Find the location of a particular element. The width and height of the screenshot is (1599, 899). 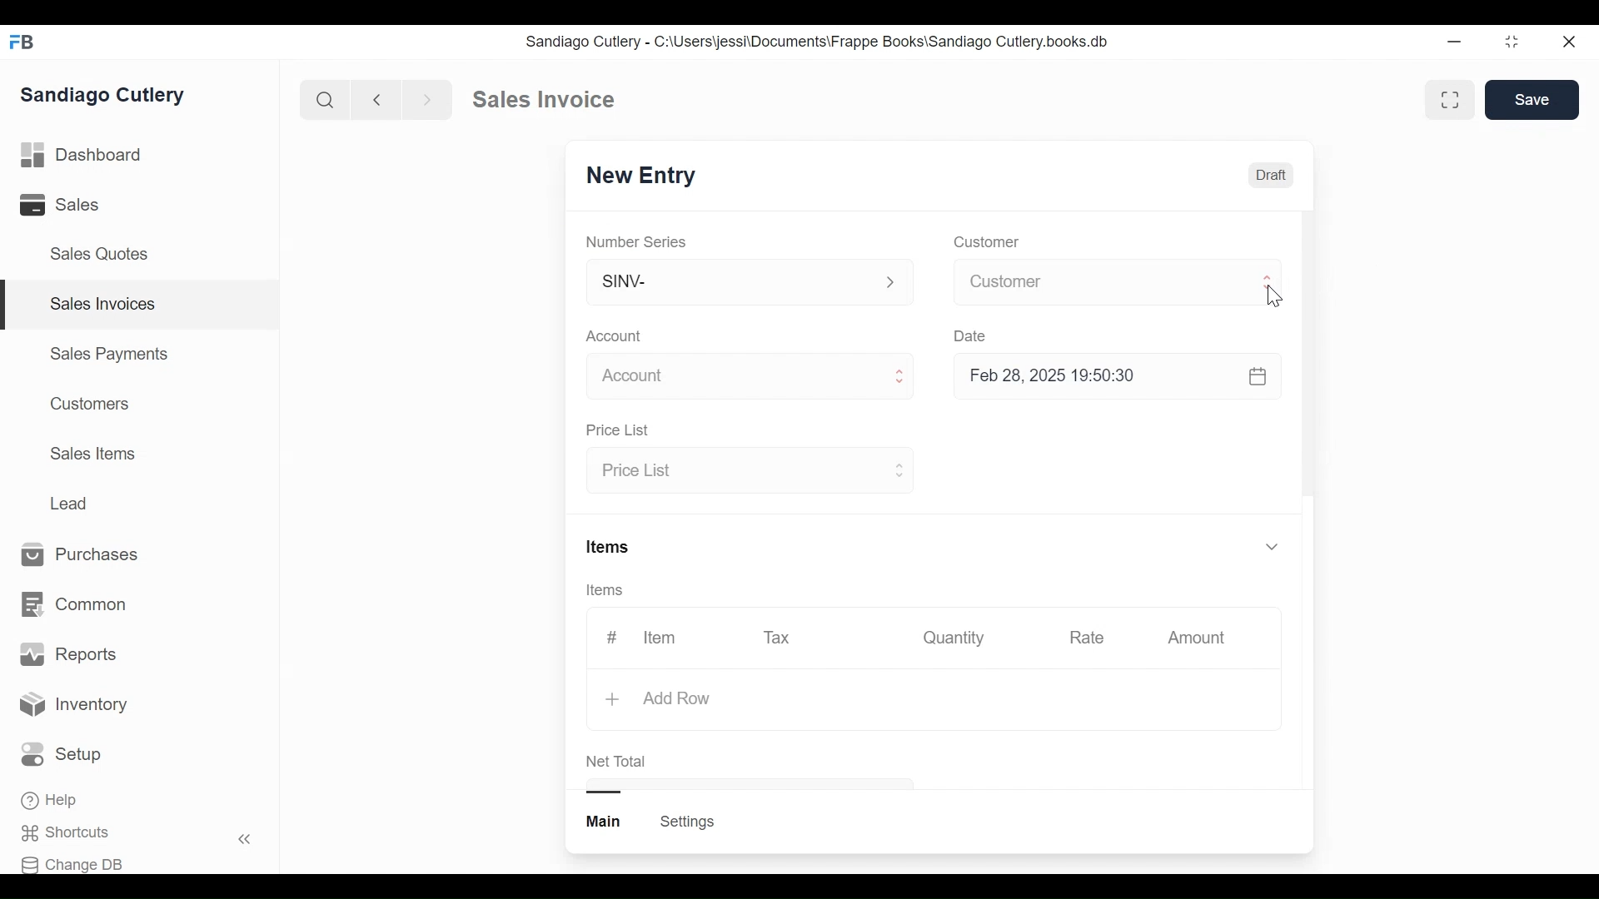

Settings is located at coordinates (690, 822).